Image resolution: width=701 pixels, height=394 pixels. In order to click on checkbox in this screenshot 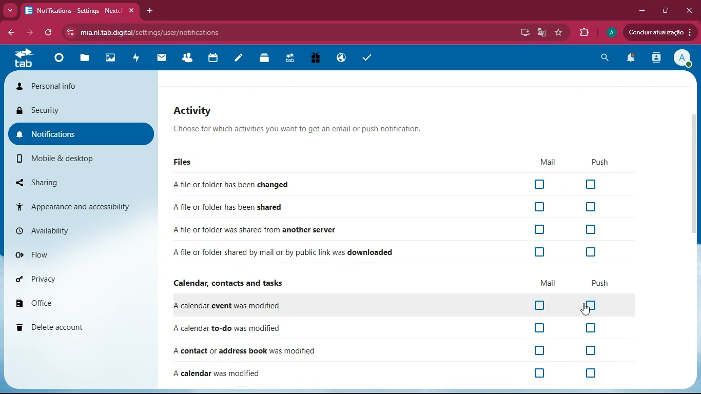, I will do `click(540, 252)`.